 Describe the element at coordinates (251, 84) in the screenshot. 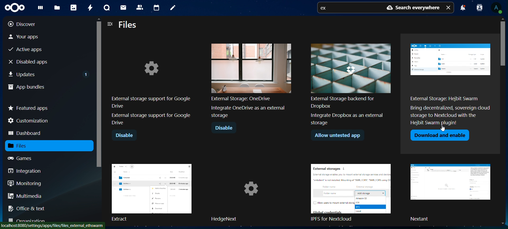

I see `external storage support for dropbox integrate dropbox as external storage support for google drive` at that location.